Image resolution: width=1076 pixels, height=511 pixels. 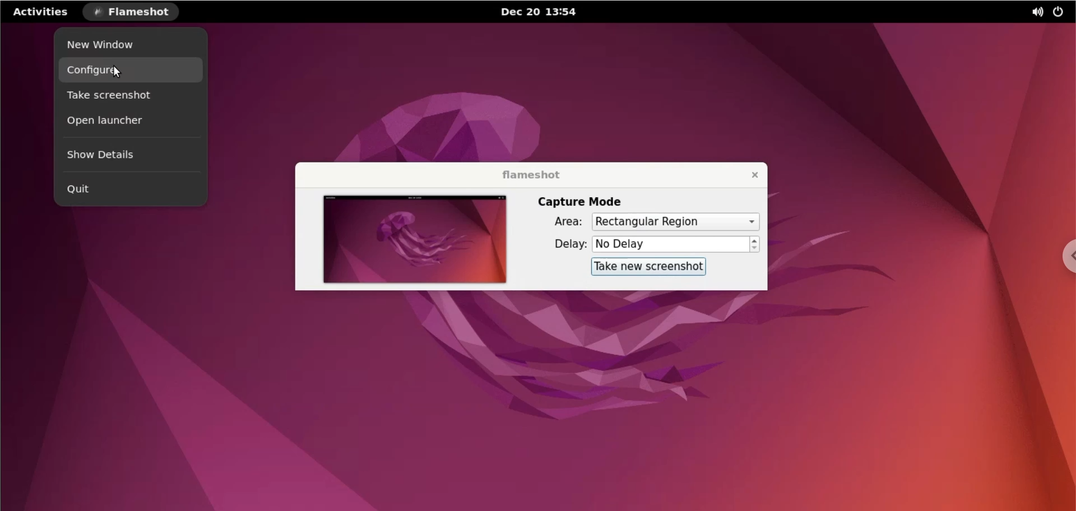 I want to click on show details, so click(x=131, y=152).